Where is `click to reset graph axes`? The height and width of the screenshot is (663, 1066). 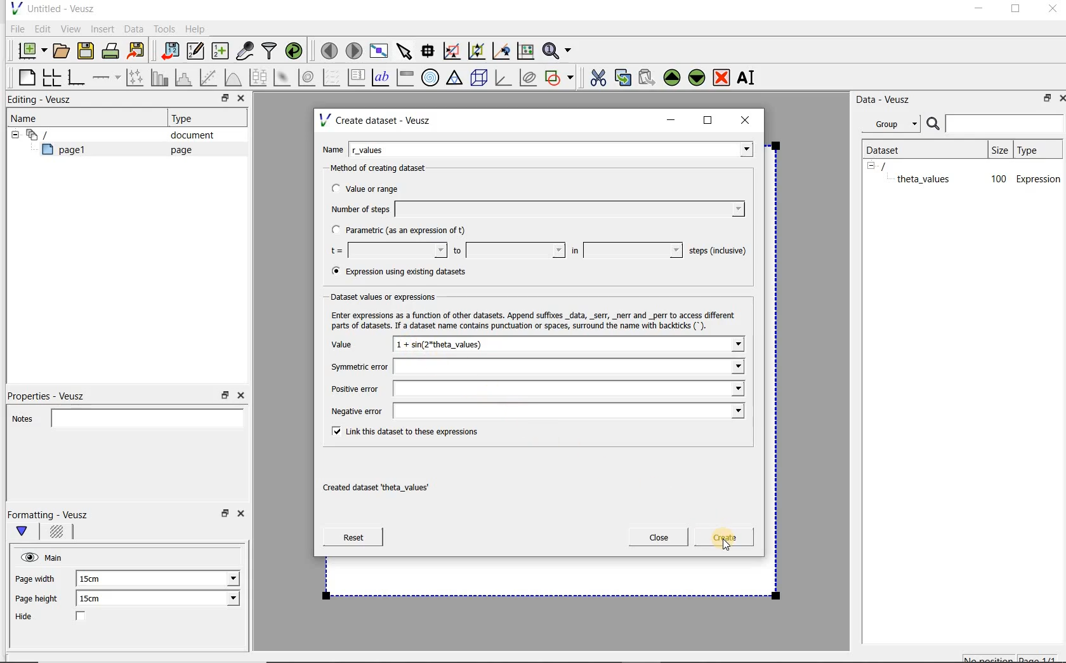
click to reset graph axes is located at coordinates (525, 50).